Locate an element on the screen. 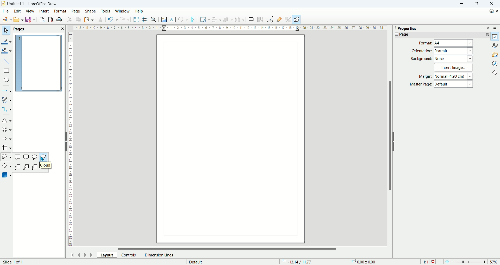  cut is located at coordinates (70, 19).